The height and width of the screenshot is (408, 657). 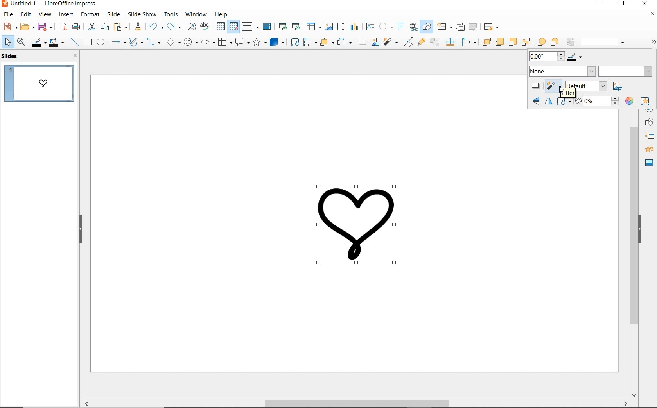 What do you see at coordinates (119, 42) in the screenshot?
I see `lines and arrows` at bounding box center [119, 42].